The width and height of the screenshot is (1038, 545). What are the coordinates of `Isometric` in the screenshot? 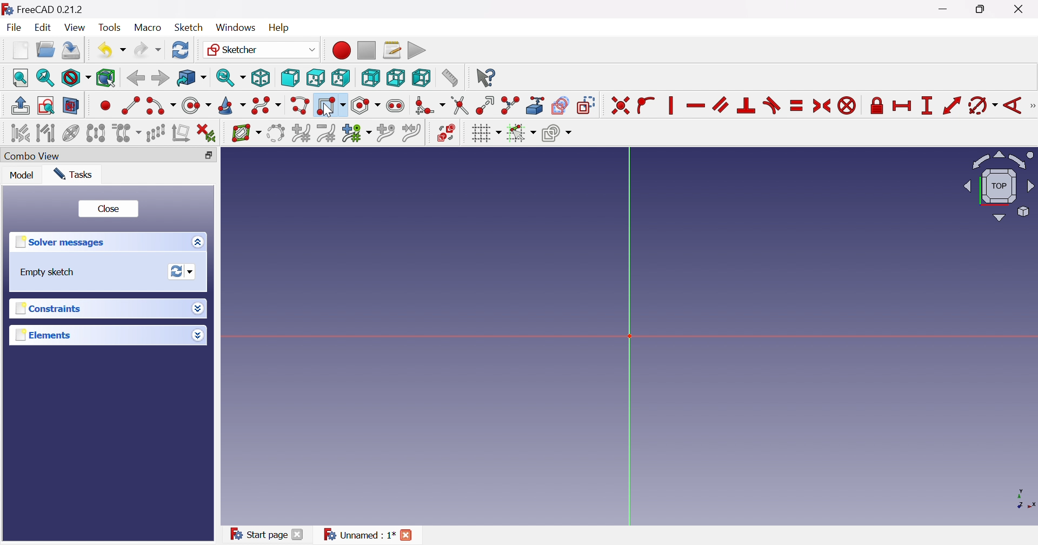 It's located at (261, 78).